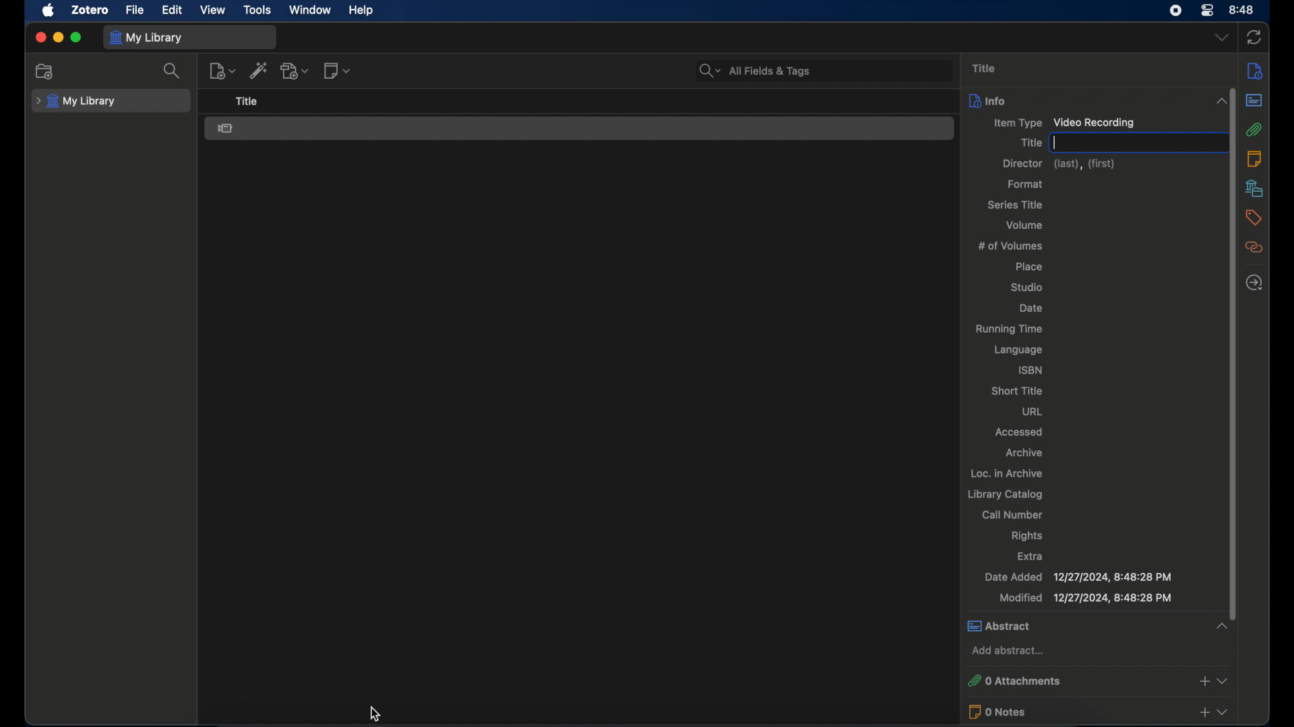 Image resolution: width=1294 pixels, height=727 pixels. What do you see at coordinates (1063, 123) in the screenshot?
I see `item type` at bounding box center [1063, 123].